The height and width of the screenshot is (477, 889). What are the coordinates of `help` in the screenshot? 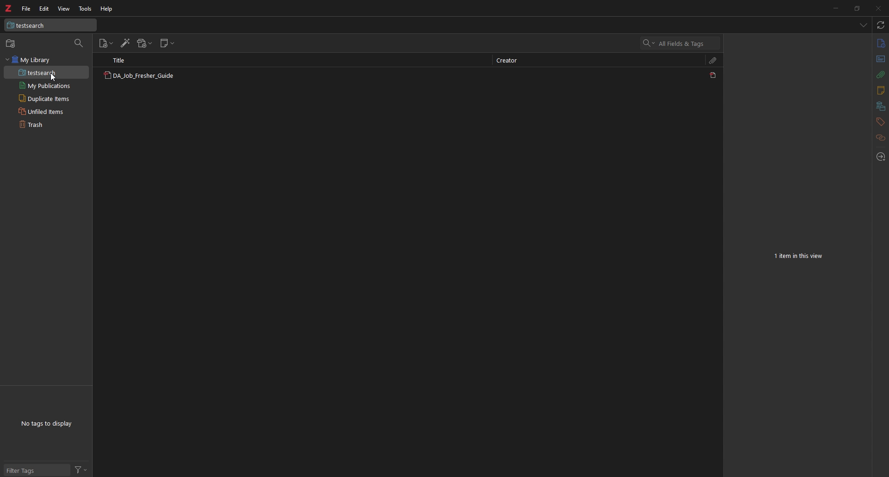 It's located at (107, 9).